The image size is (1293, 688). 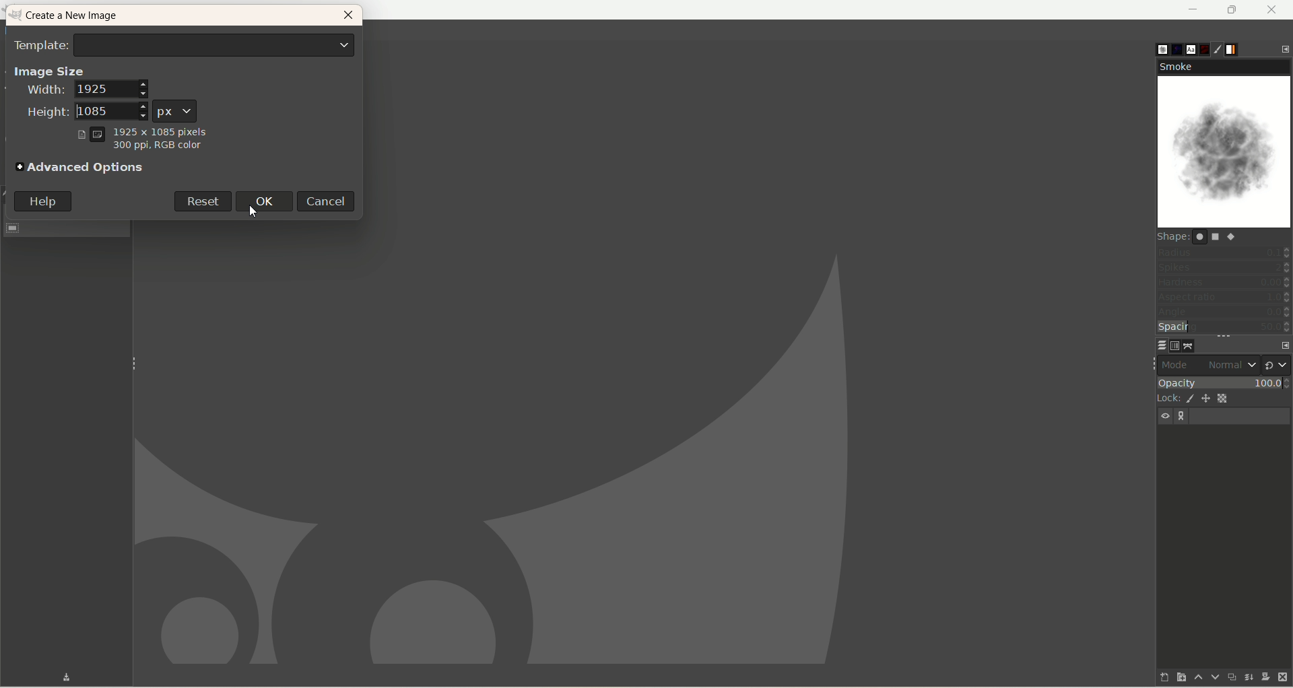 I want to click on reset, so click(x=201, y=200).